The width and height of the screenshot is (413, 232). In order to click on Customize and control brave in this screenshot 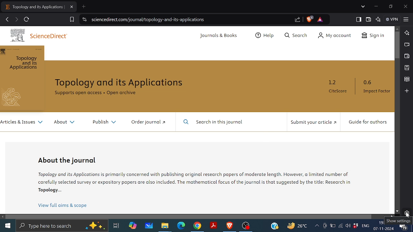, I will do `click(407, 19)`.